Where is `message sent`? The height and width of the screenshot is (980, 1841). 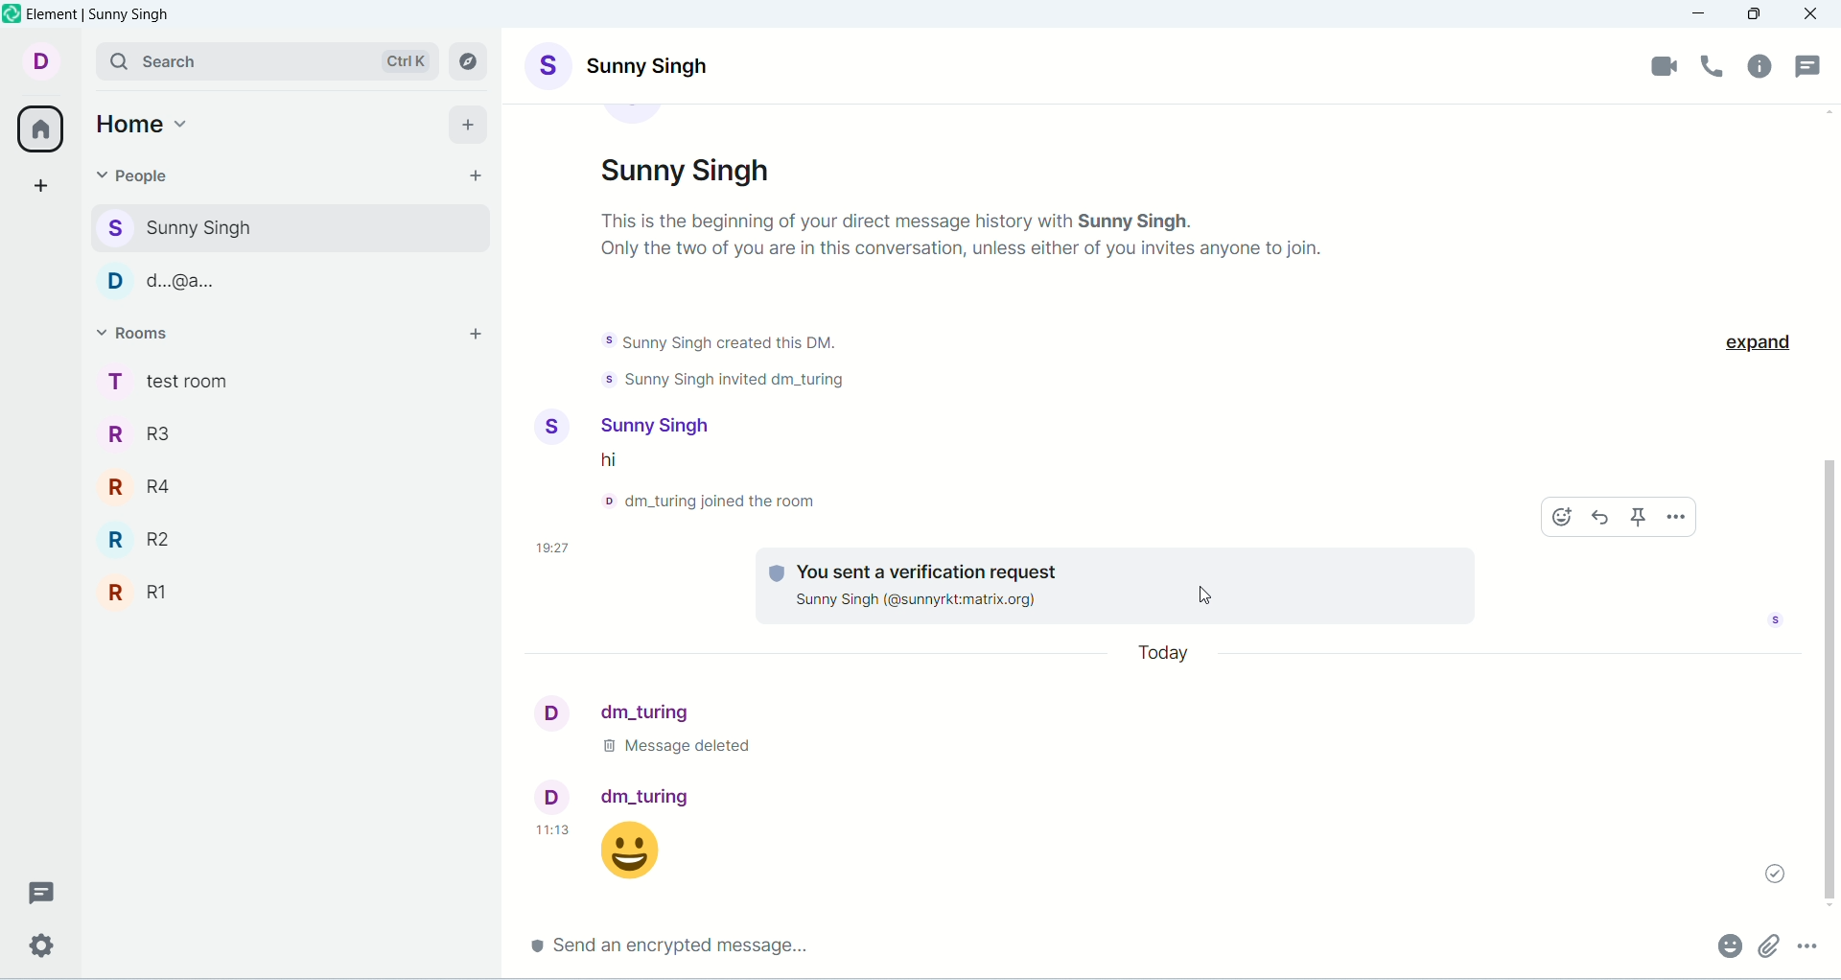 message sent is located at coordinates (653, 853).